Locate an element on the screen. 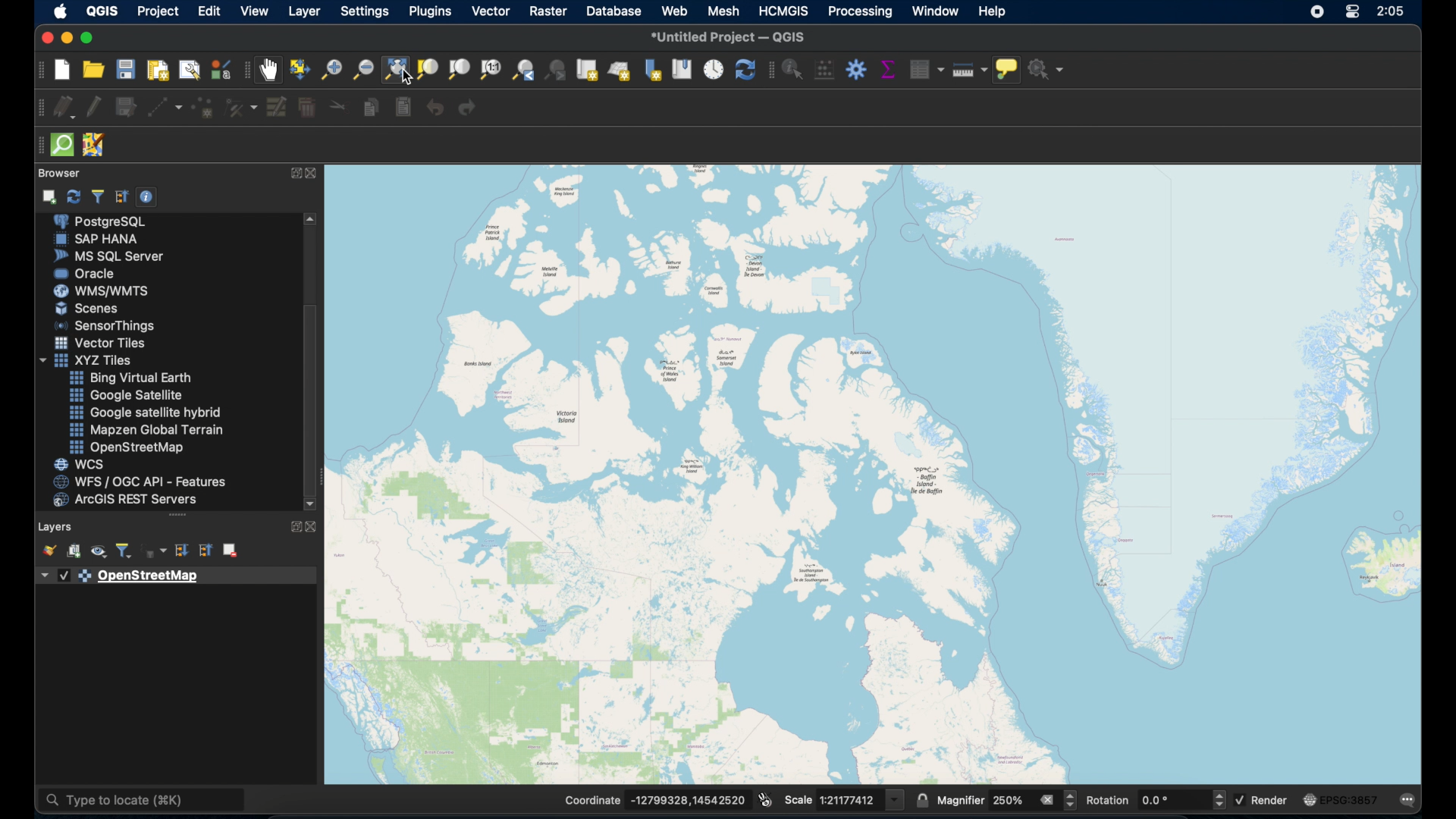 The image size is (1456, 819). scale is located at coordinates (799, 799).